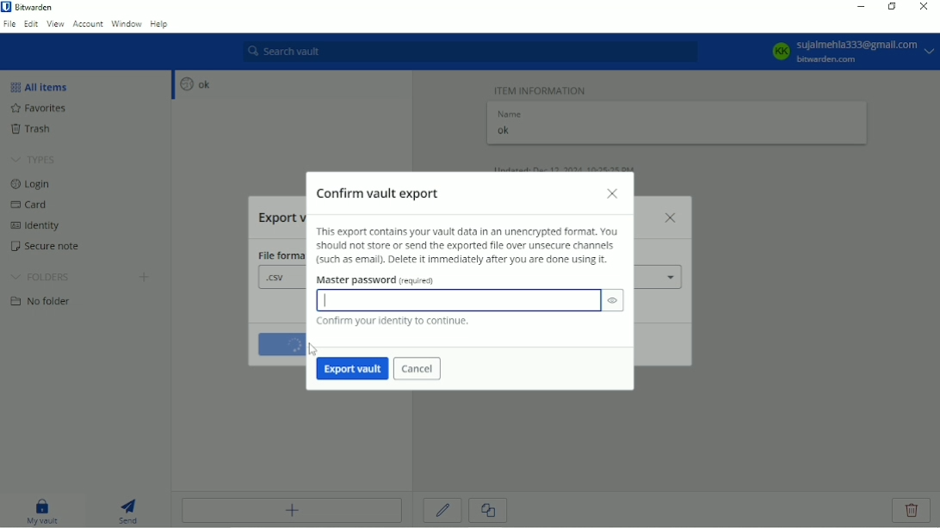 This screenshot has width=940, height=528. I want to click on No folder, so click(45, 303).